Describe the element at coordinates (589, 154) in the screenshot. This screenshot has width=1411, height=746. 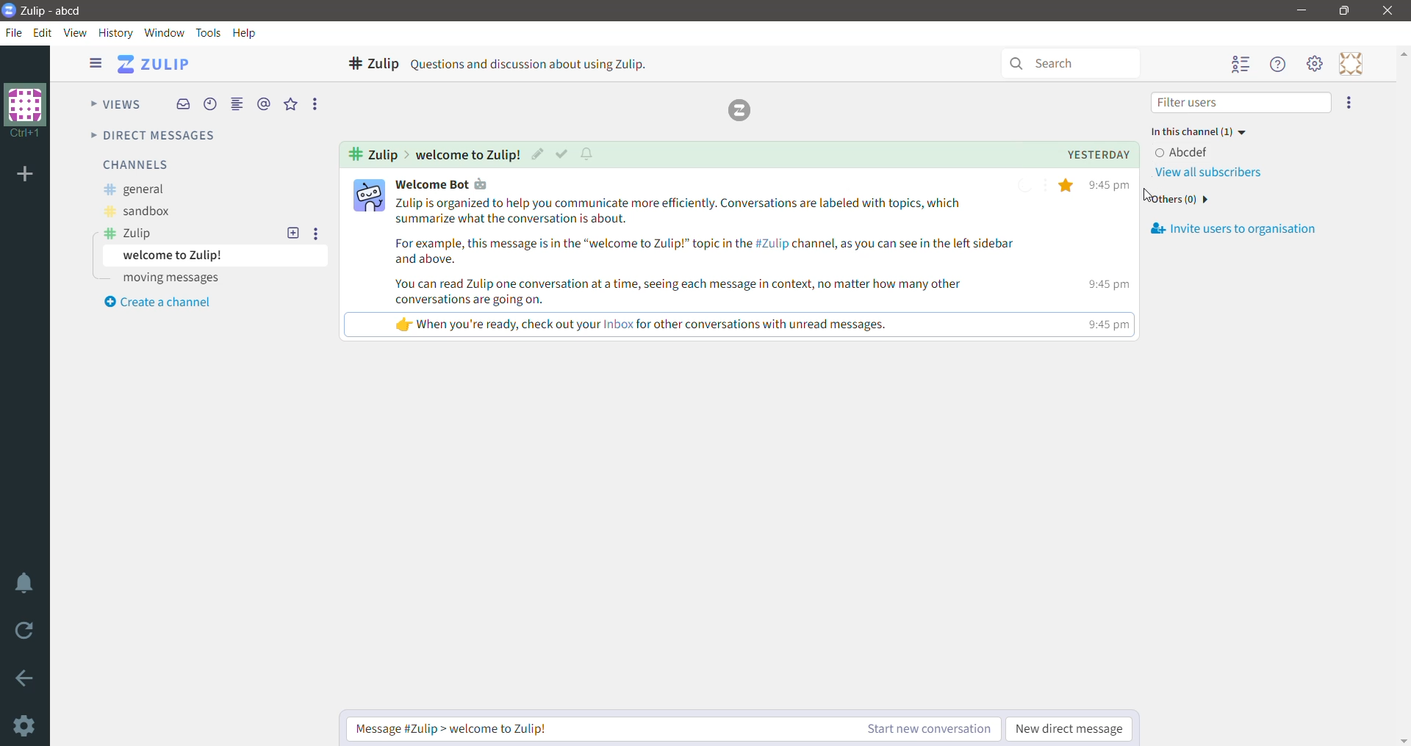
I see `Configure topic notifications` at that location.